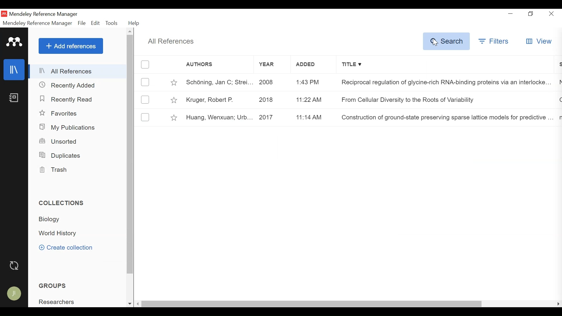 This screenshot has width=562, height=316. What do you see at coordinates (131, 154) in the screenshot?
I see `Vertical Scroll bar` at bounding box center [131, 154].